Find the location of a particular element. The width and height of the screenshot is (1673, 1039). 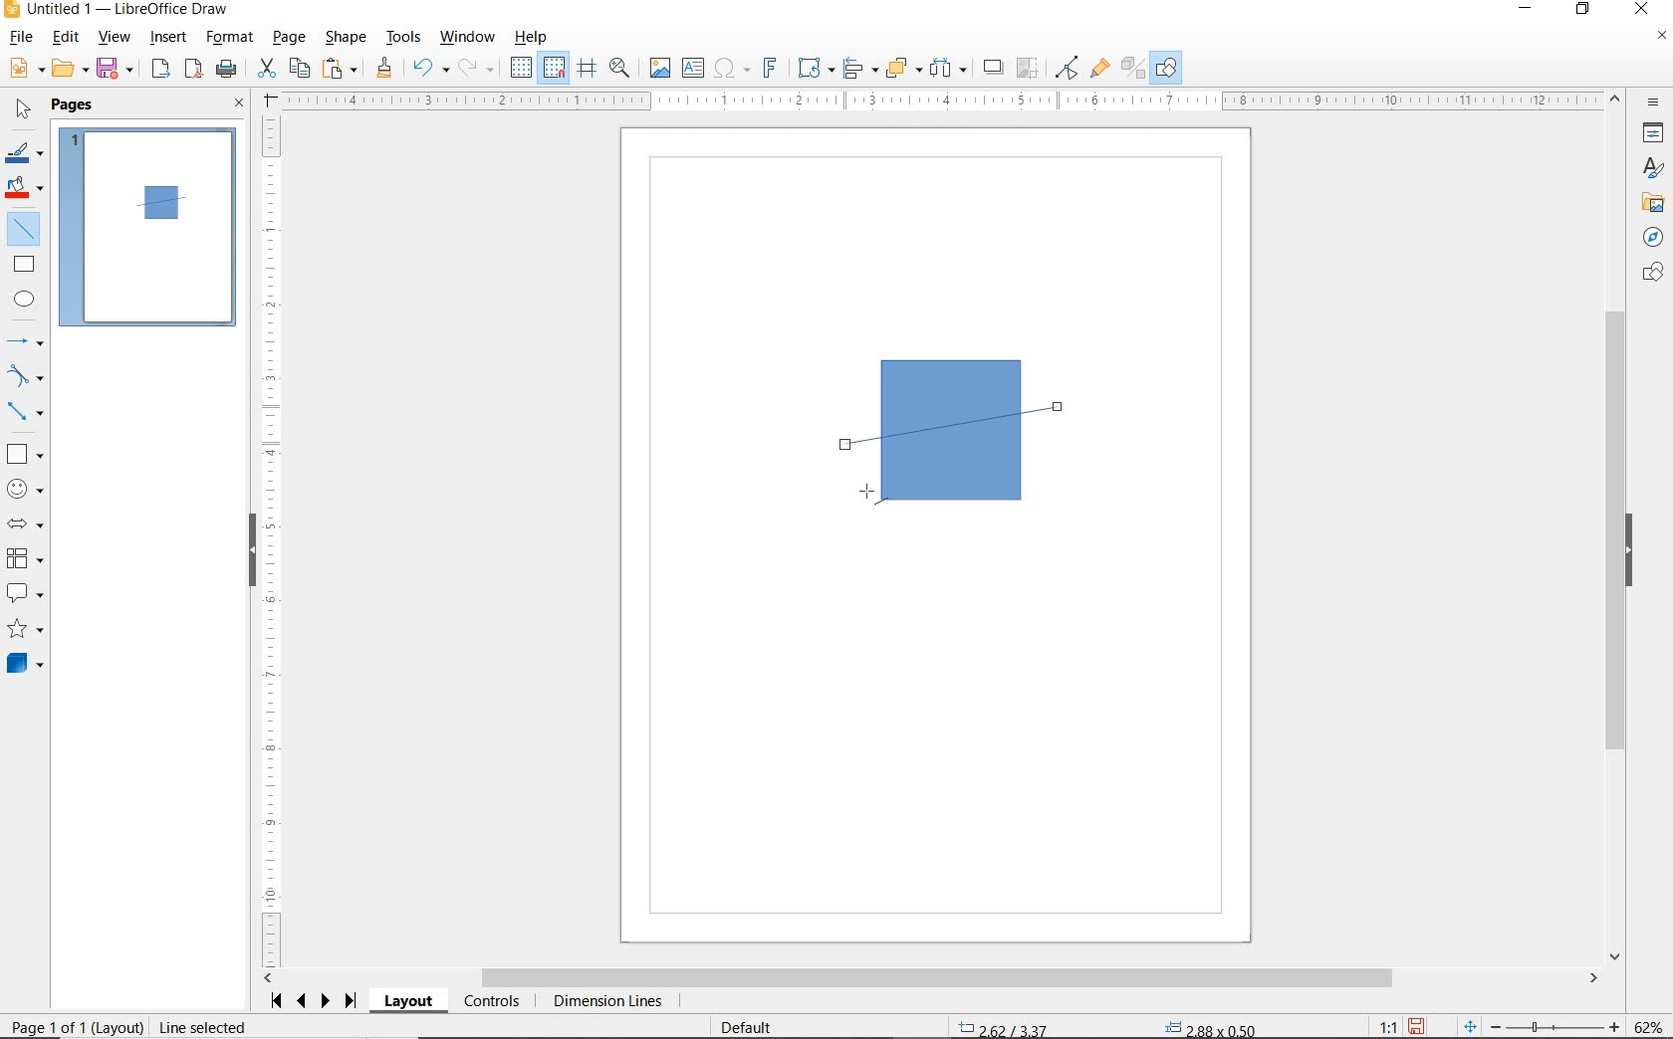

SAVE is located at coordinates (1416, 1026).